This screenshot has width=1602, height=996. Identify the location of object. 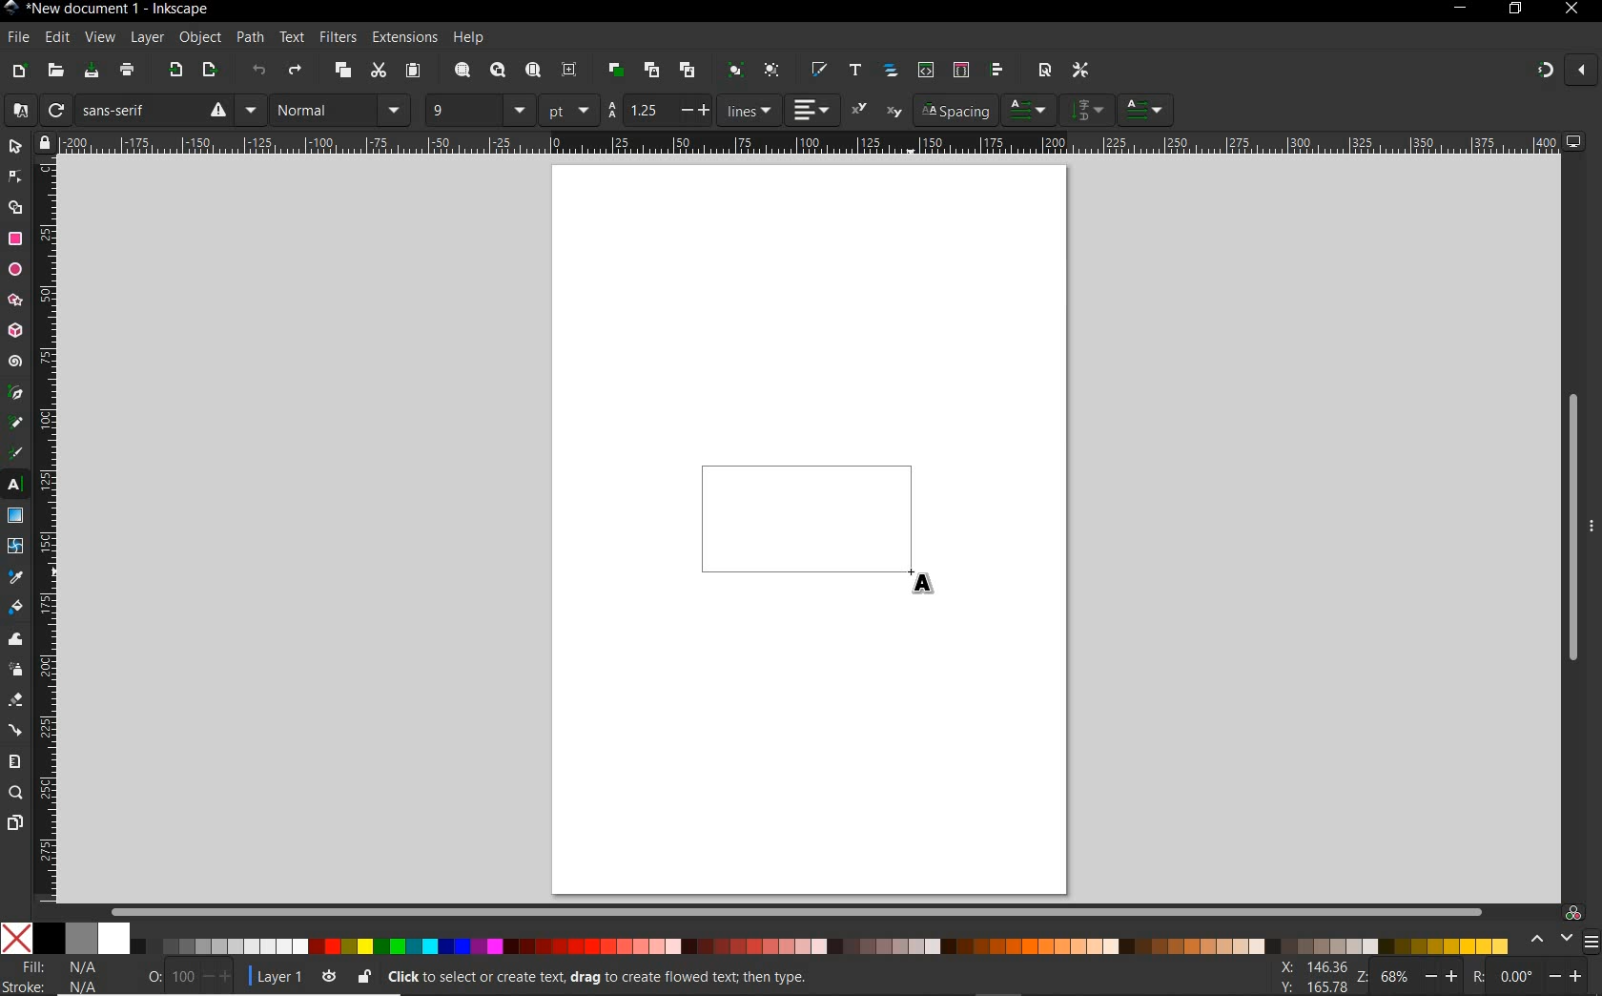
(197, 38).